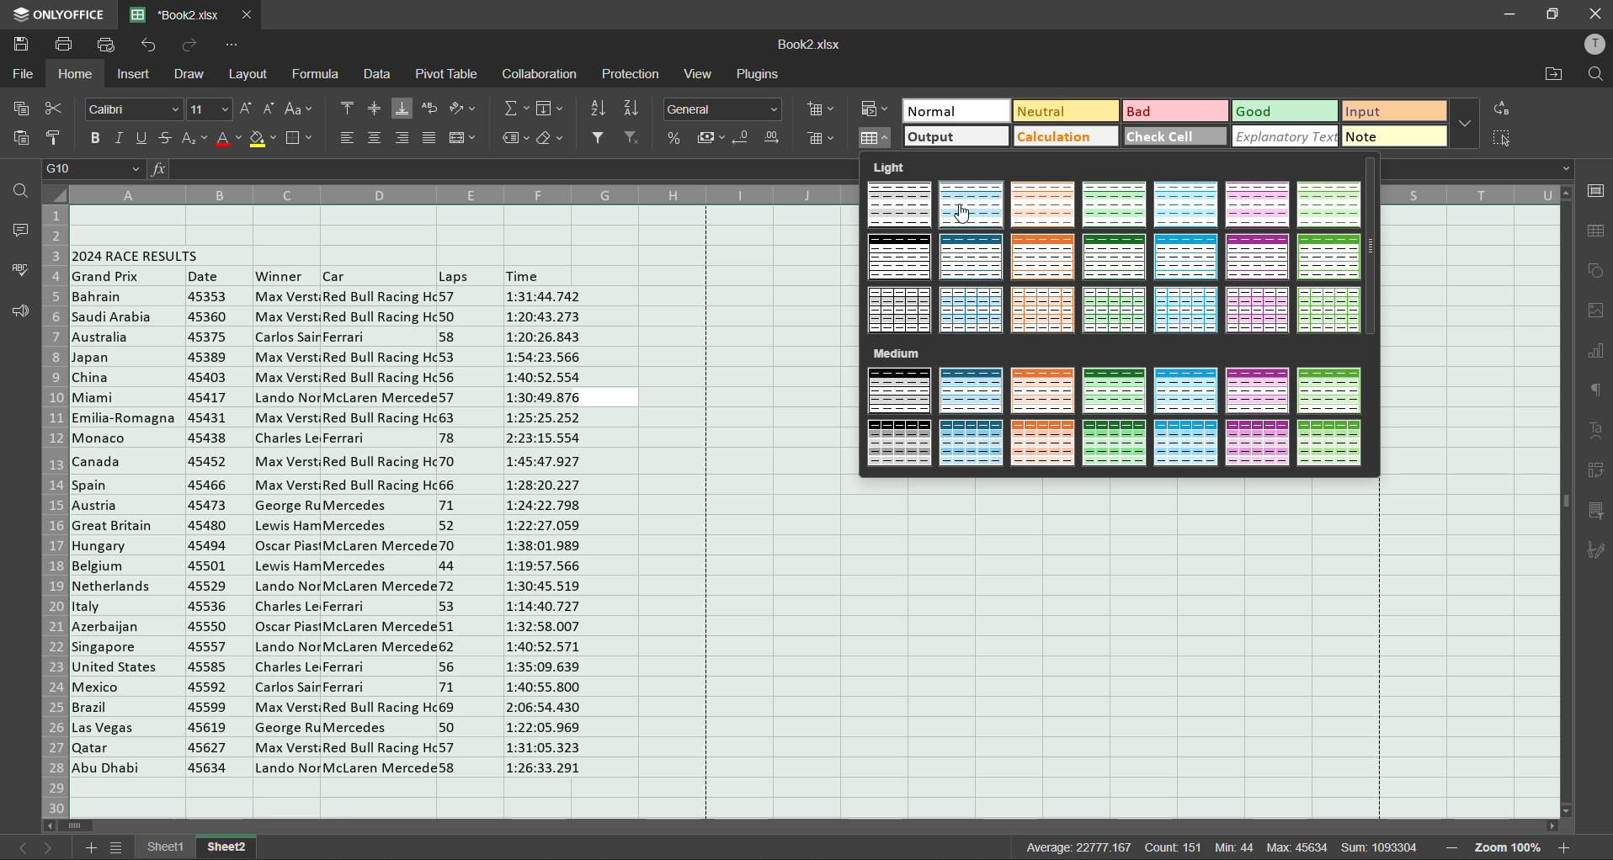 The height and width of the screenshot is (860, 1613). I want to click on redo, so click(186, 45).